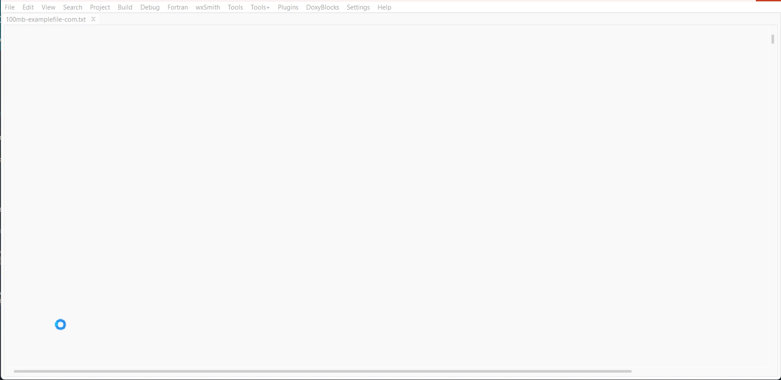 The height and width of the screenshot is (380, 781). Describe the element at coordinates (72, 7) in the screenshot. I see `Search` at that location.